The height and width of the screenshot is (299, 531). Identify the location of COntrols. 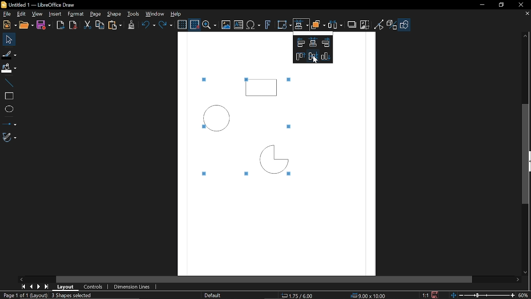
(95, 287).